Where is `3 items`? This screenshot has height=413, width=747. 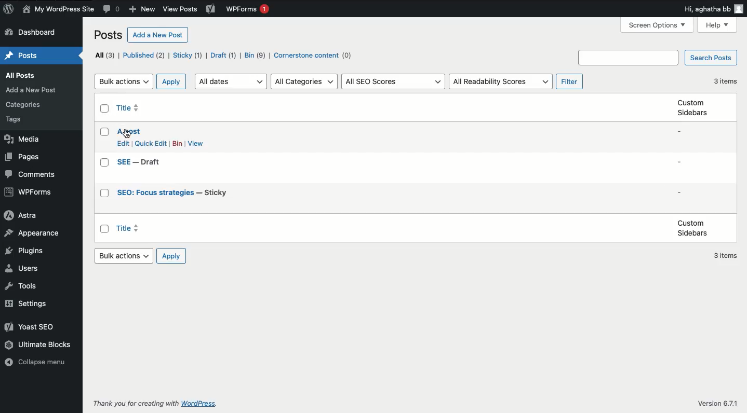 3 items is located at coordinates (726, 255).